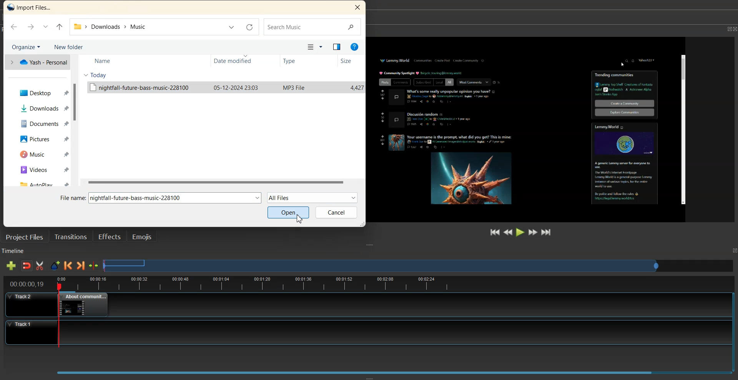 The image size is (738, 380). What do you see at coordinates (14, 27) in the screenshot?
I see `Go Back` at bounding box center [14, 27].